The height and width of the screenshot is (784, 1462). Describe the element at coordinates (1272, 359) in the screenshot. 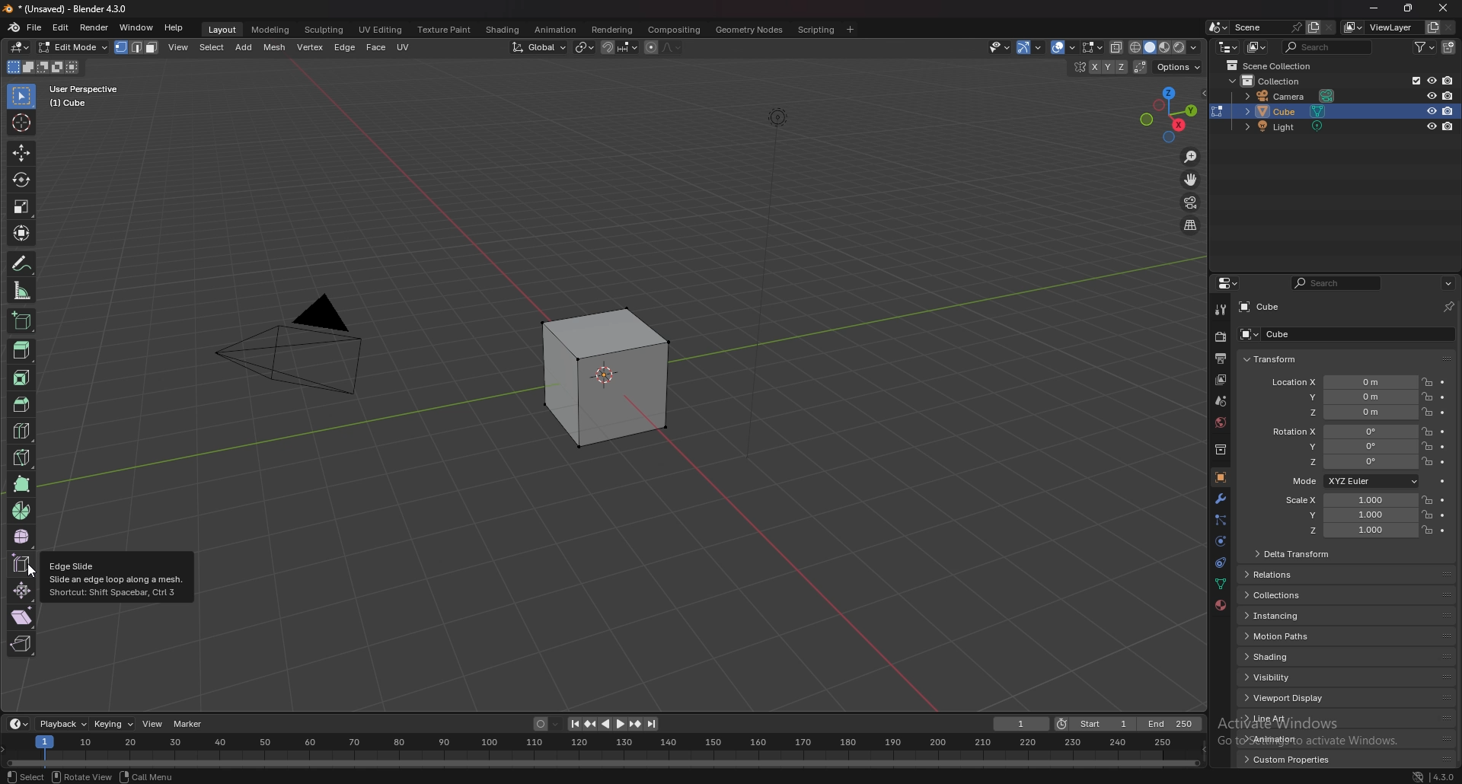

I see `transform` at that location.